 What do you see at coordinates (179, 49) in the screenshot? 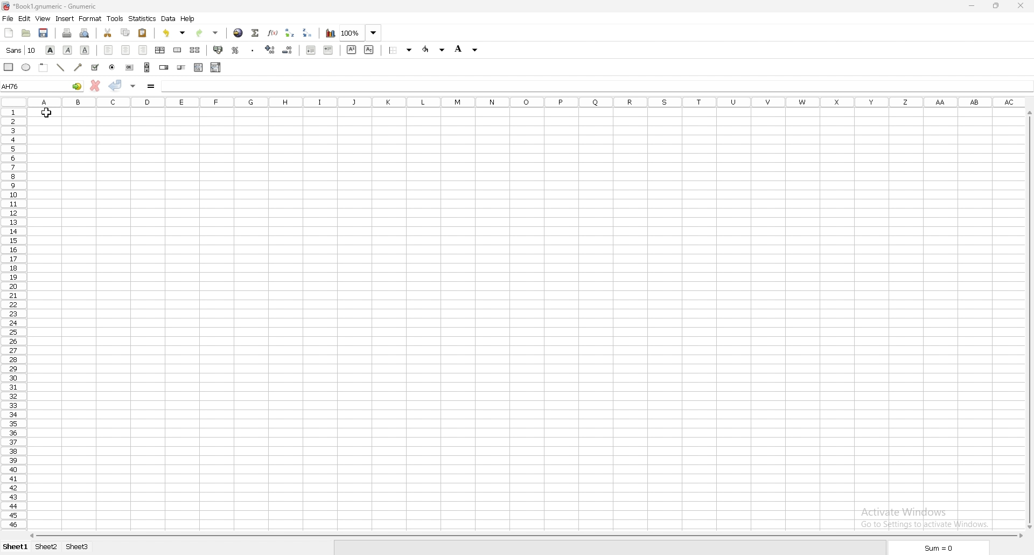
I see `merge cell` at bounding box center [179, 49].